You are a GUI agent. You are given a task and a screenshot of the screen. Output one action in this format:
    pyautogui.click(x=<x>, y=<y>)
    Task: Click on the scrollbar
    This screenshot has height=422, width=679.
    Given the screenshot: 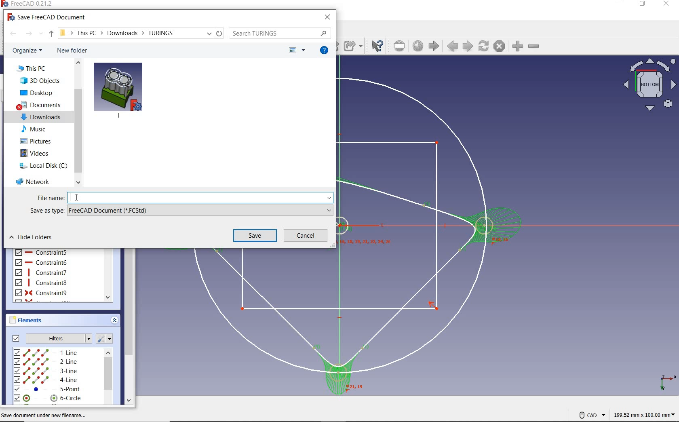 What is the action you would take?
    pyautogui.click(x=108, y=377)
    